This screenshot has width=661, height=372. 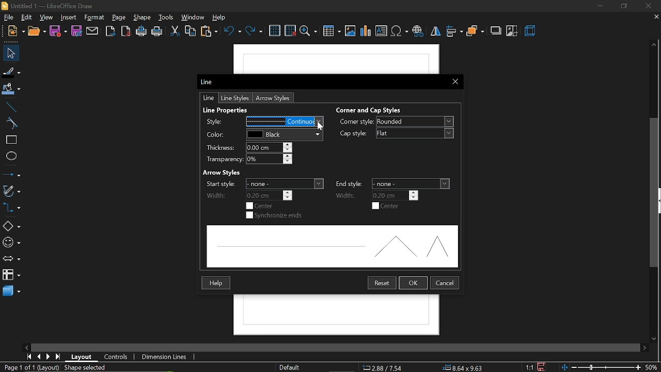 I want to click on undo, so click(x=232, y=32).